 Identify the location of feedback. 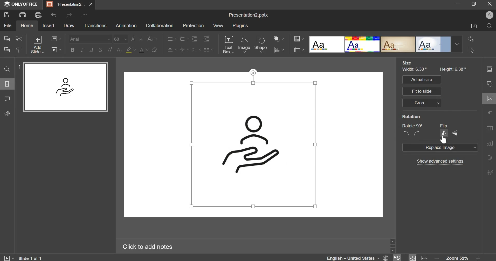
(6, 113).